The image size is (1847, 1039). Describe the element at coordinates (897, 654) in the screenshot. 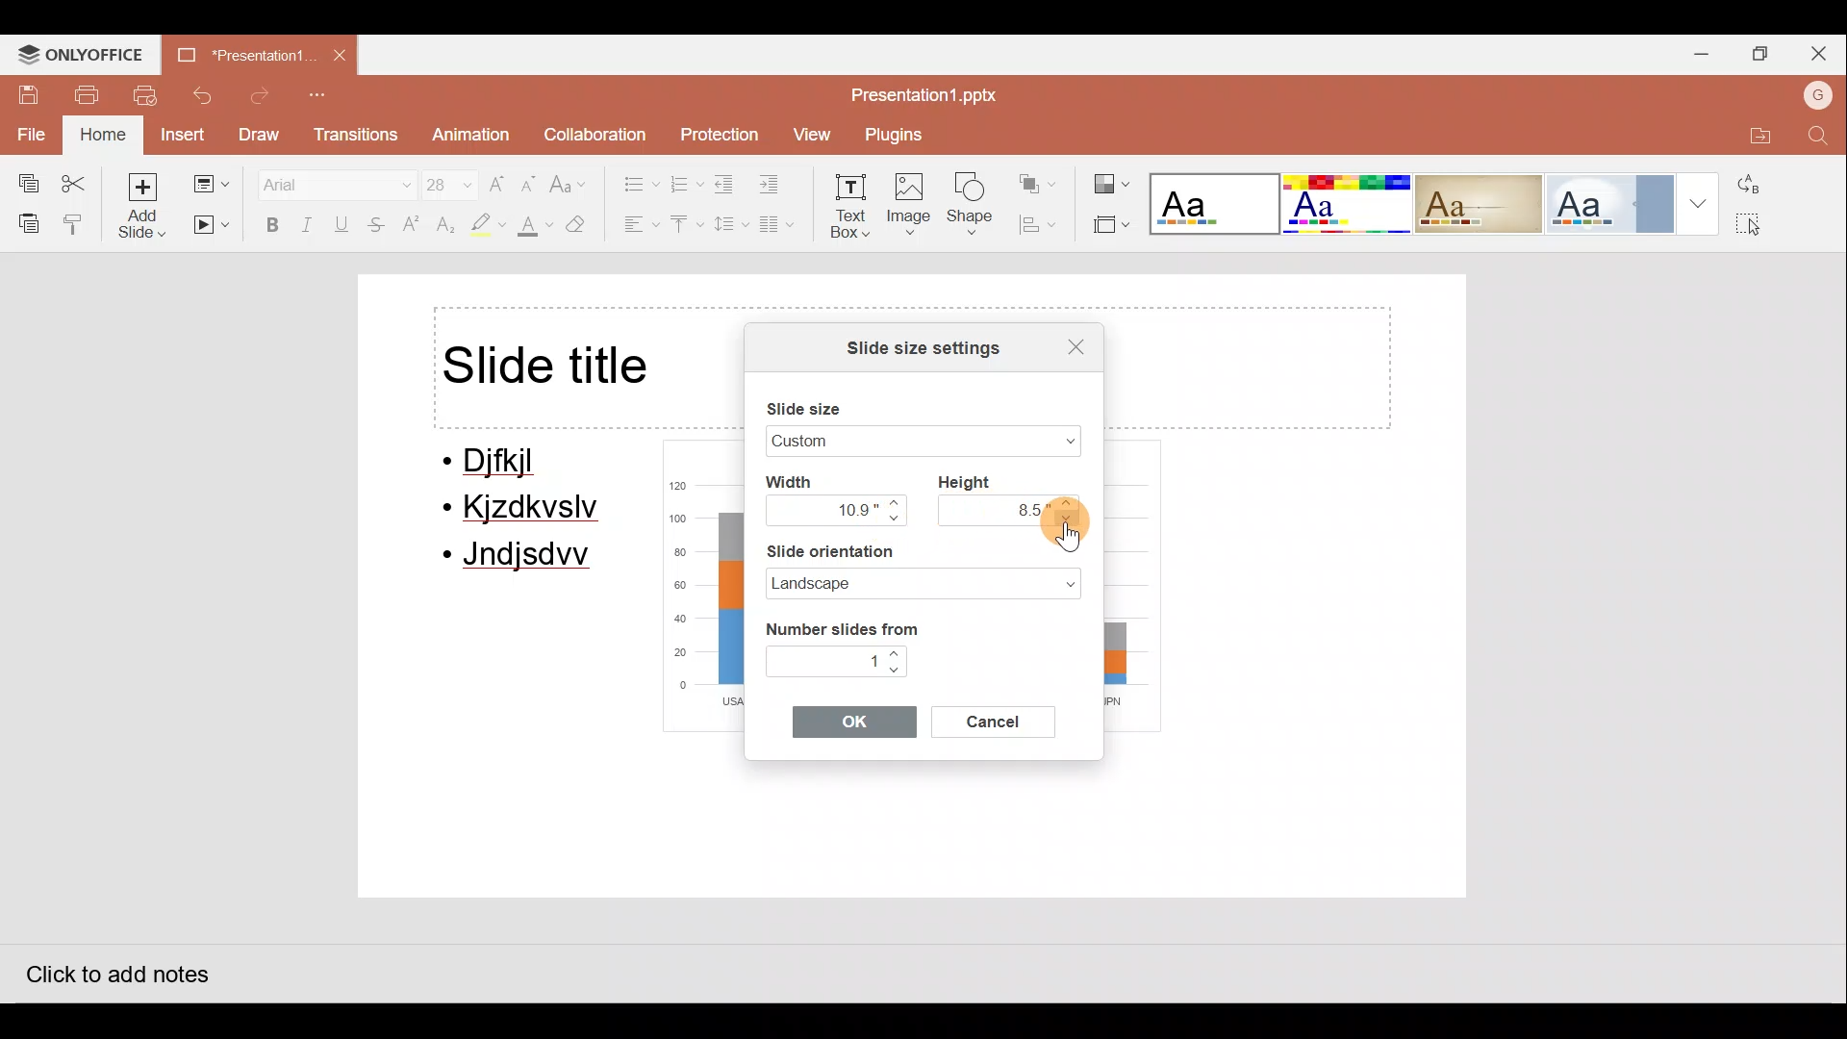

I see `Navigate up` at that location.